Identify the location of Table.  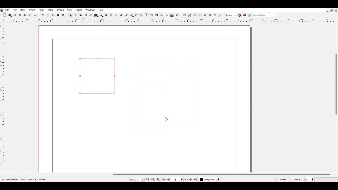
(50, 10).